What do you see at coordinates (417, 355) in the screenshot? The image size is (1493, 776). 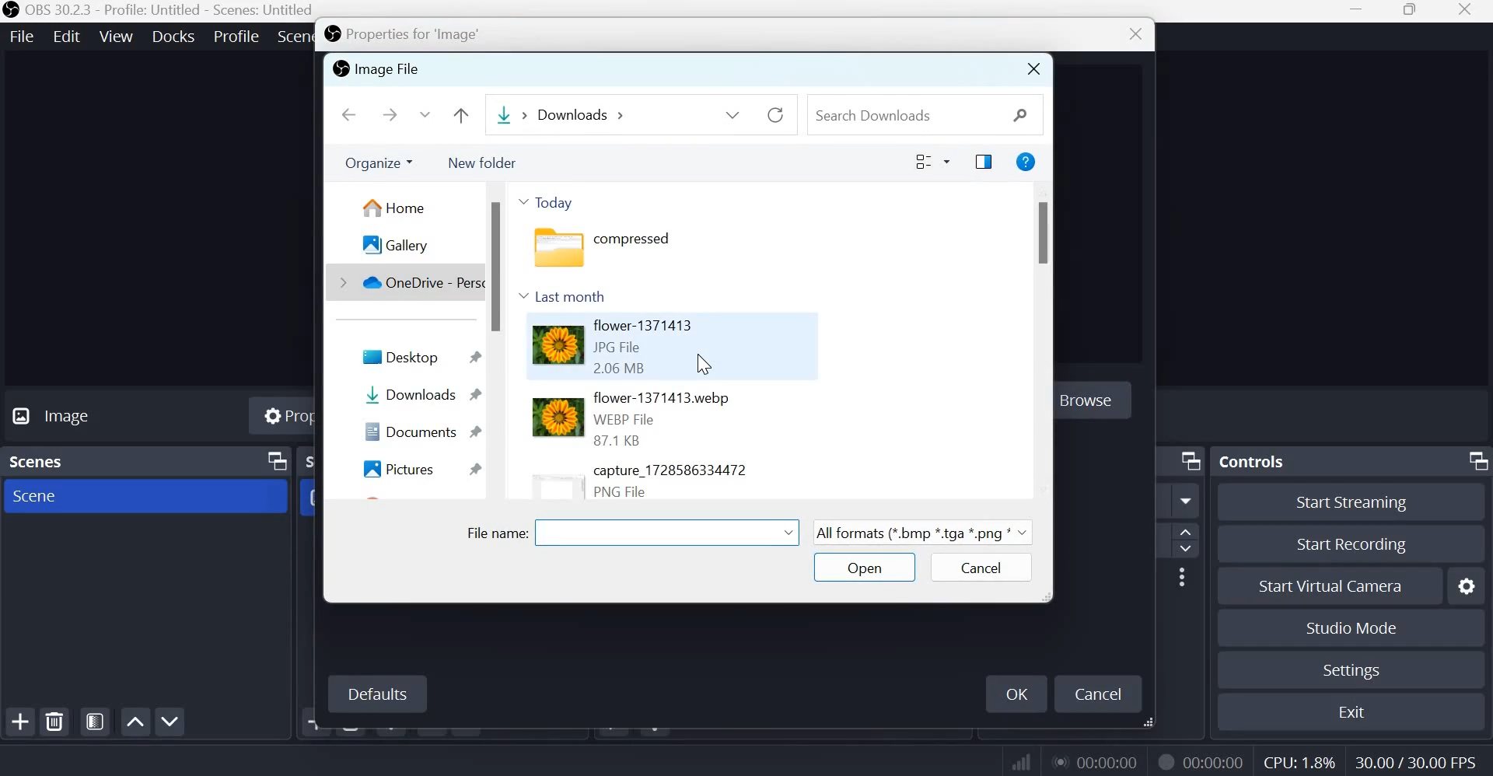 I see `desktop` at bounding box center [417, 355].